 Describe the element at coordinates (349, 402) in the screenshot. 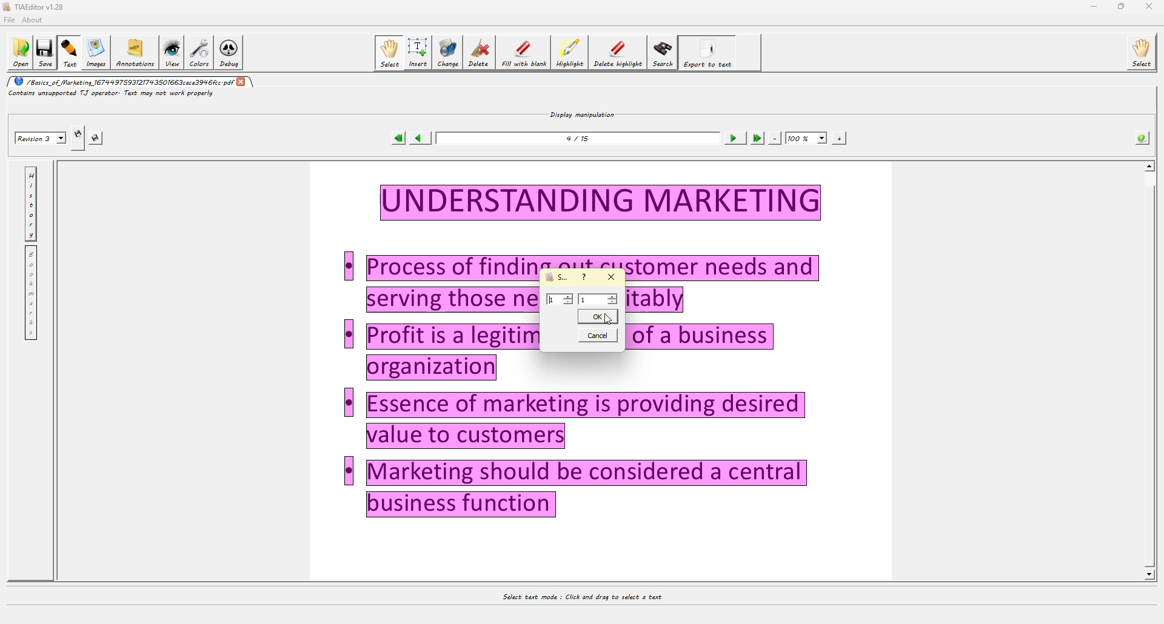

I see `` at that location.